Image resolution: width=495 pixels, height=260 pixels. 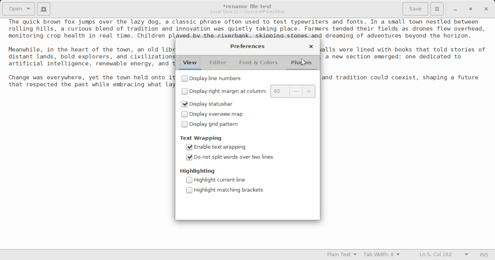 I want to click on Highlight current line, so click(x=220, y=181).